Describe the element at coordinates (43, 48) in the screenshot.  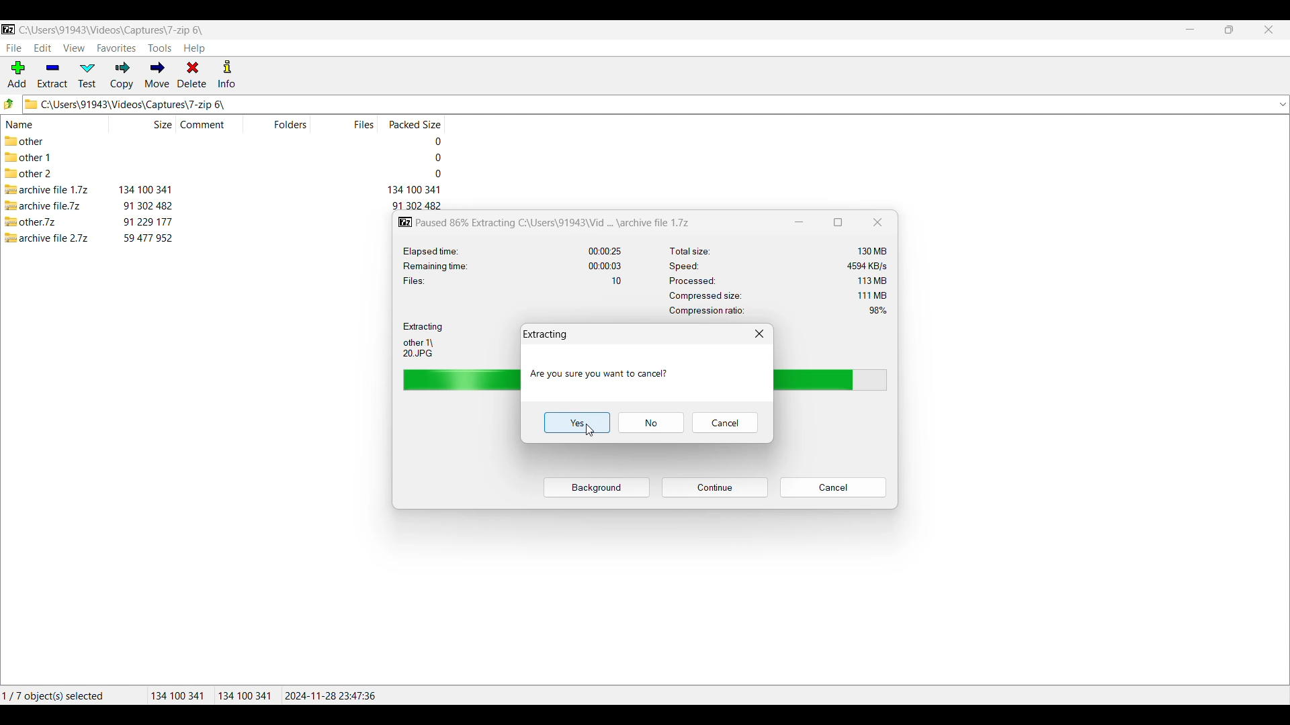
I see `Edit menu` at that location.